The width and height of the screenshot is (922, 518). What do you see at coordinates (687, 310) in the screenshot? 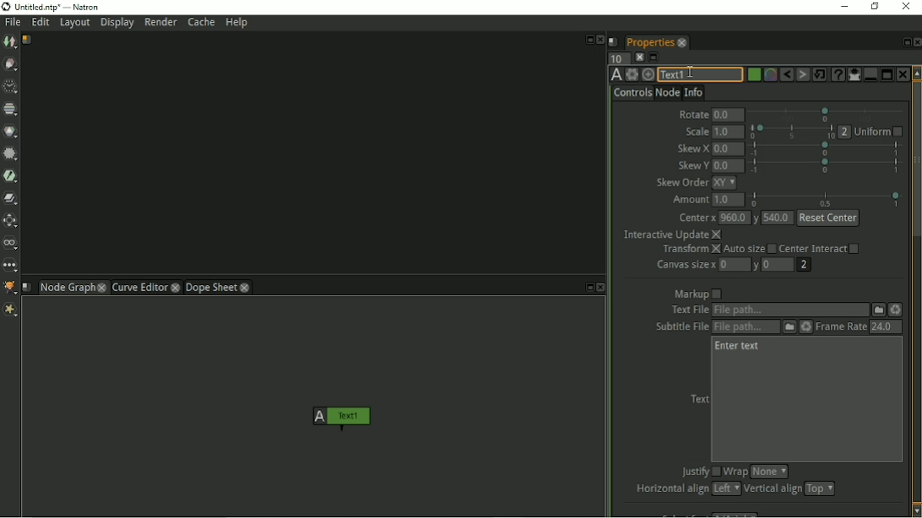
I see `Text File` at bounding box center [687, 310].